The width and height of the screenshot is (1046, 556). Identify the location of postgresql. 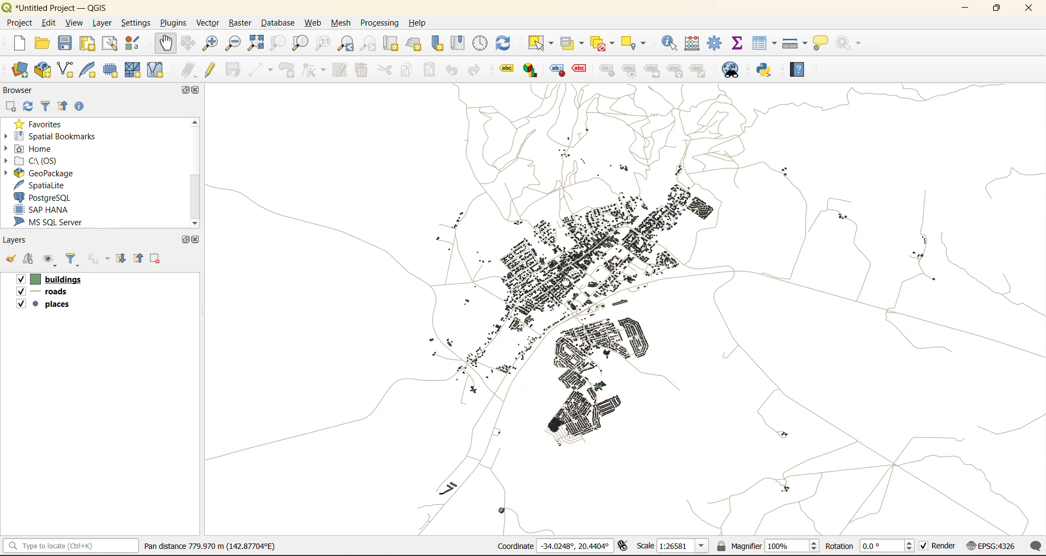
(48, 197).